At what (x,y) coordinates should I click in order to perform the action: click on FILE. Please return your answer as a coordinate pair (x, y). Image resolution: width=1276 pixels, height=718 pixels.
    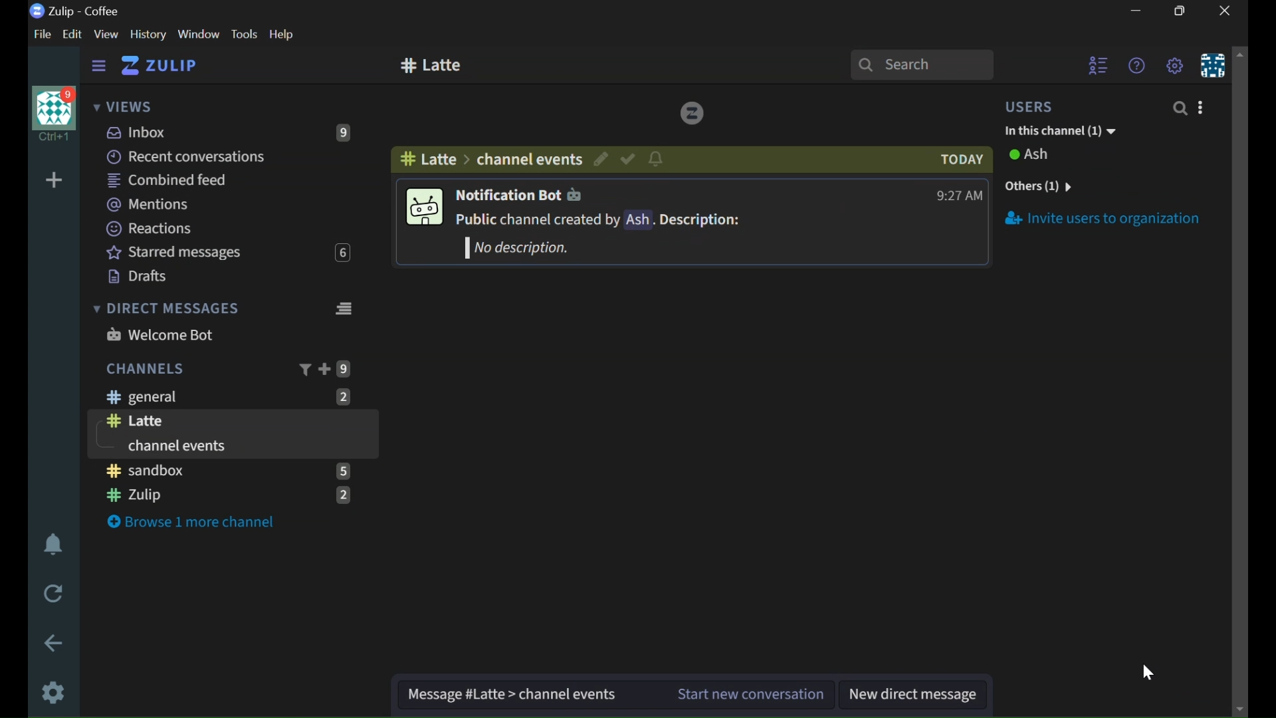
    Looking at the image, I should click on (40, 34).